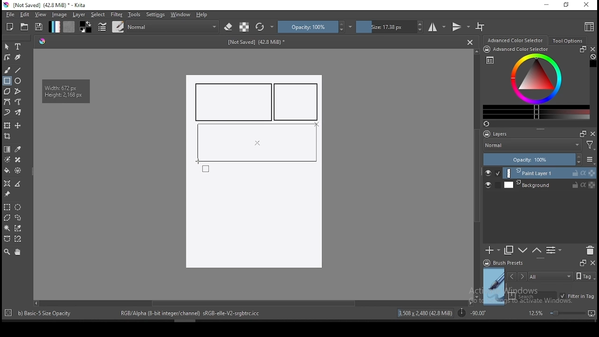 This screenshot has width=599, height=337. I want to click on tools, so click(134, 15).